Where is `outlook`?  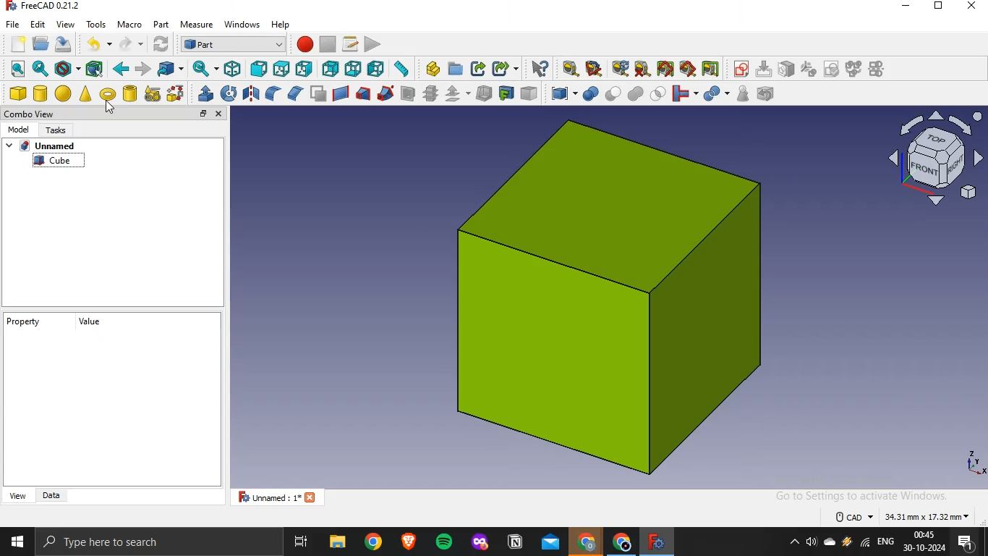
outlook is located at coordinates (551, 542).